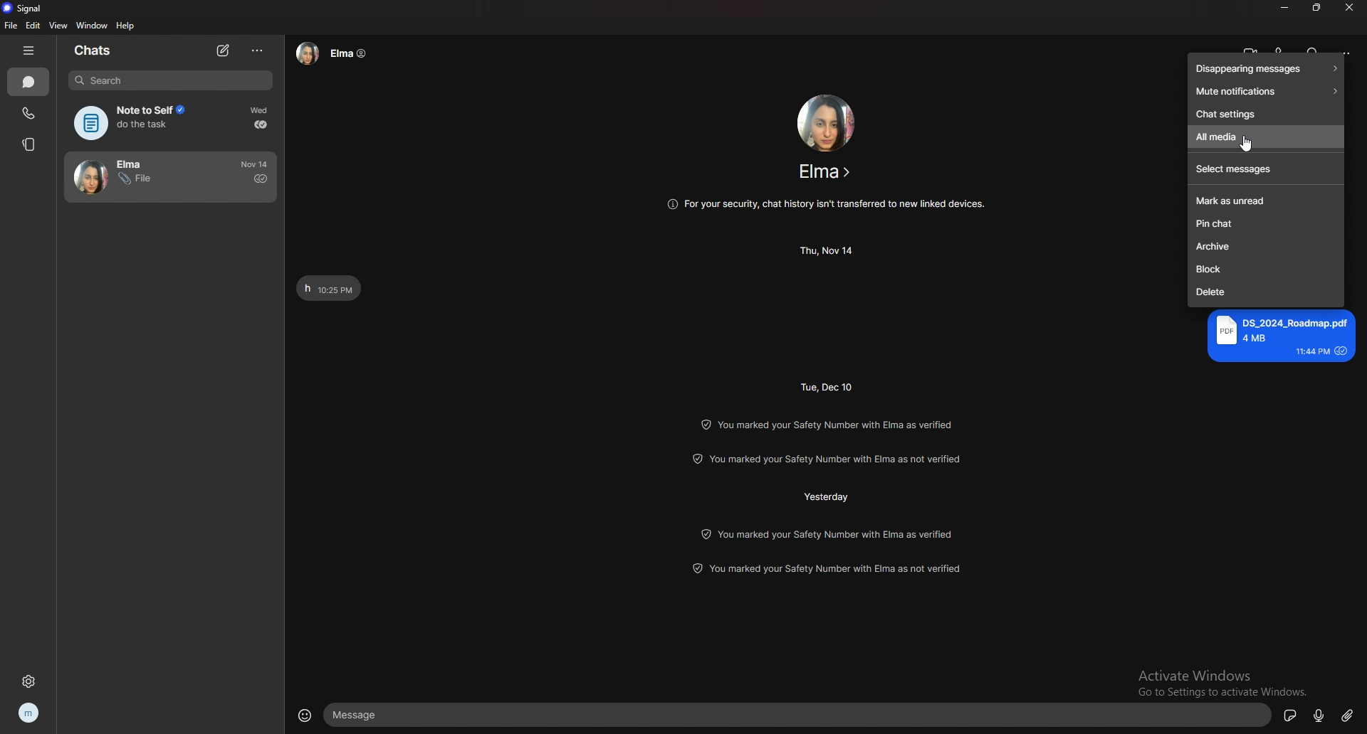 This screenshot has width=1367, height=734. What do you see at coordinates (1290, 715) in the screenshot?
I see `stickers` at bounding box center [1290, 715].